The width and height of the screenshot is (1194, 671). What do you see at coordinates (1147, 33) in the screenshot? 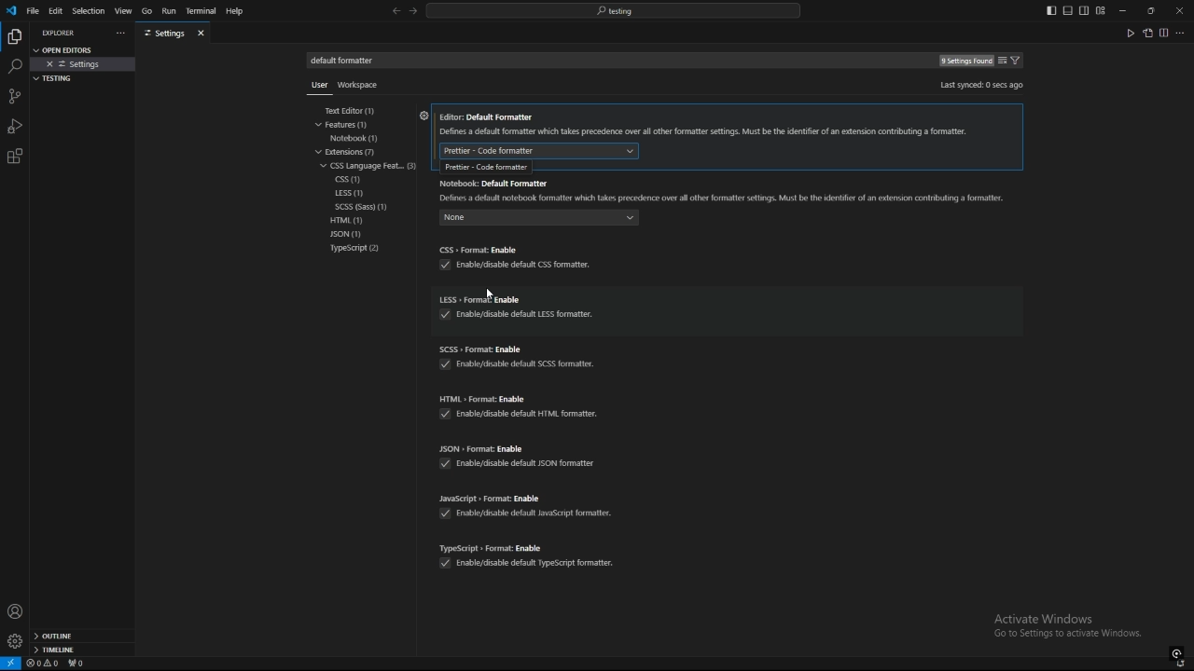
I see `open settings` at bounding box center [1147, 33].